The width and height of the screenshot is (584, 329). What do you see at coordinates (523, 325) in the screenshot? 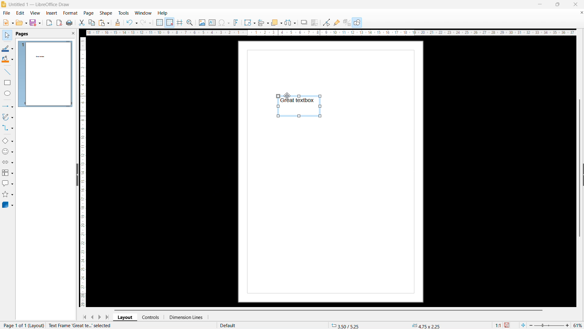
I see `fit to page ` at bounding box center [523, 325].